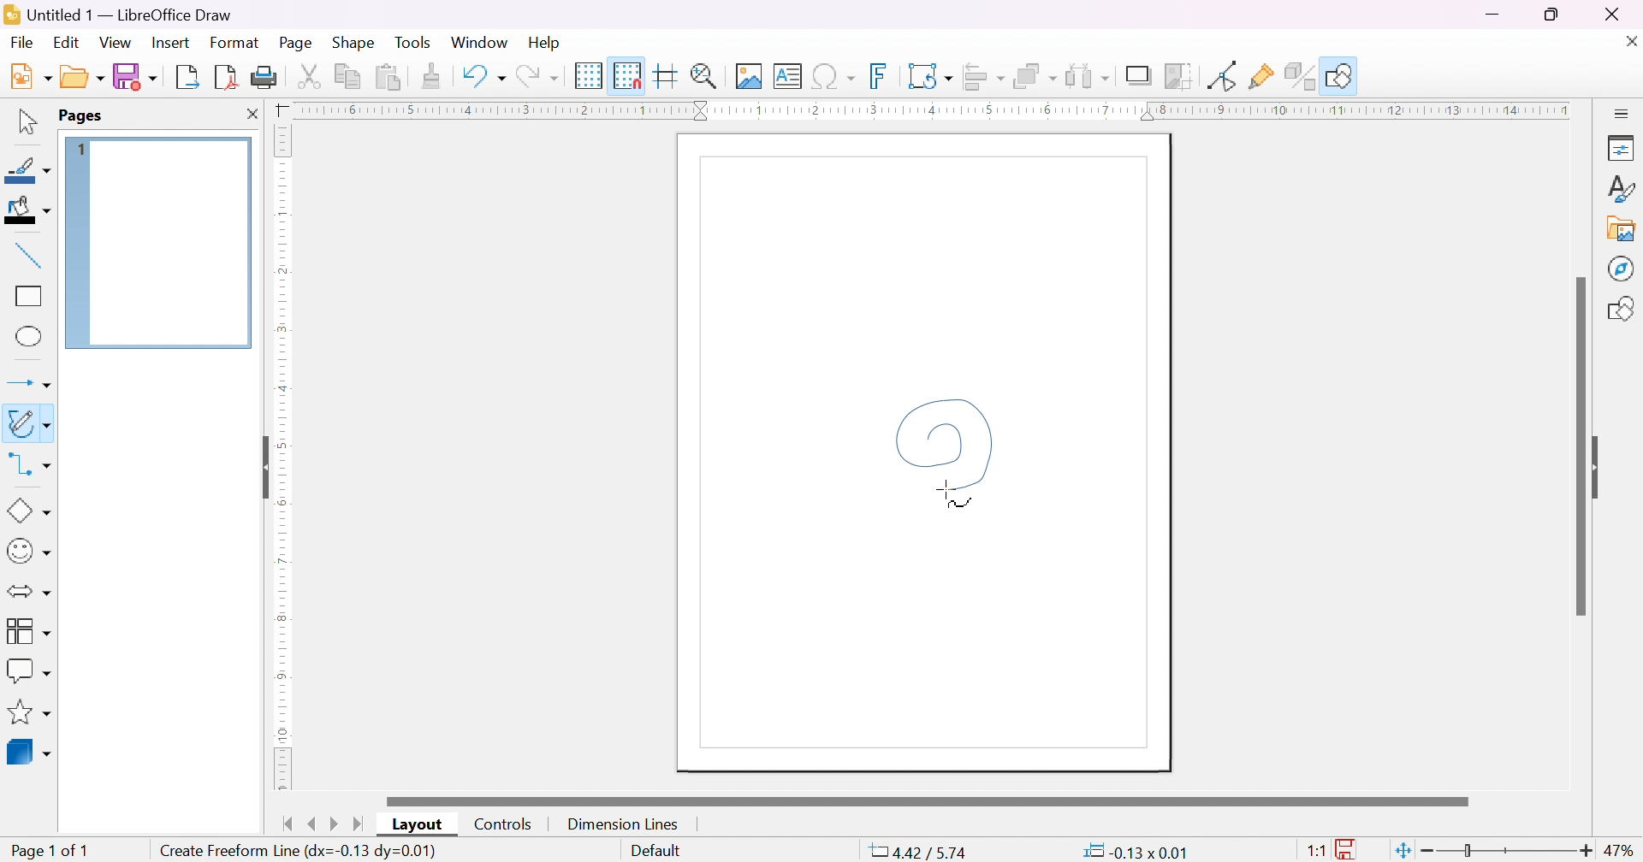 The image size is (1643, 862). What do you see at coordinates (228, 78) in the screenshot?
I see `export directly as PDF` at bounding box center [228, 78].